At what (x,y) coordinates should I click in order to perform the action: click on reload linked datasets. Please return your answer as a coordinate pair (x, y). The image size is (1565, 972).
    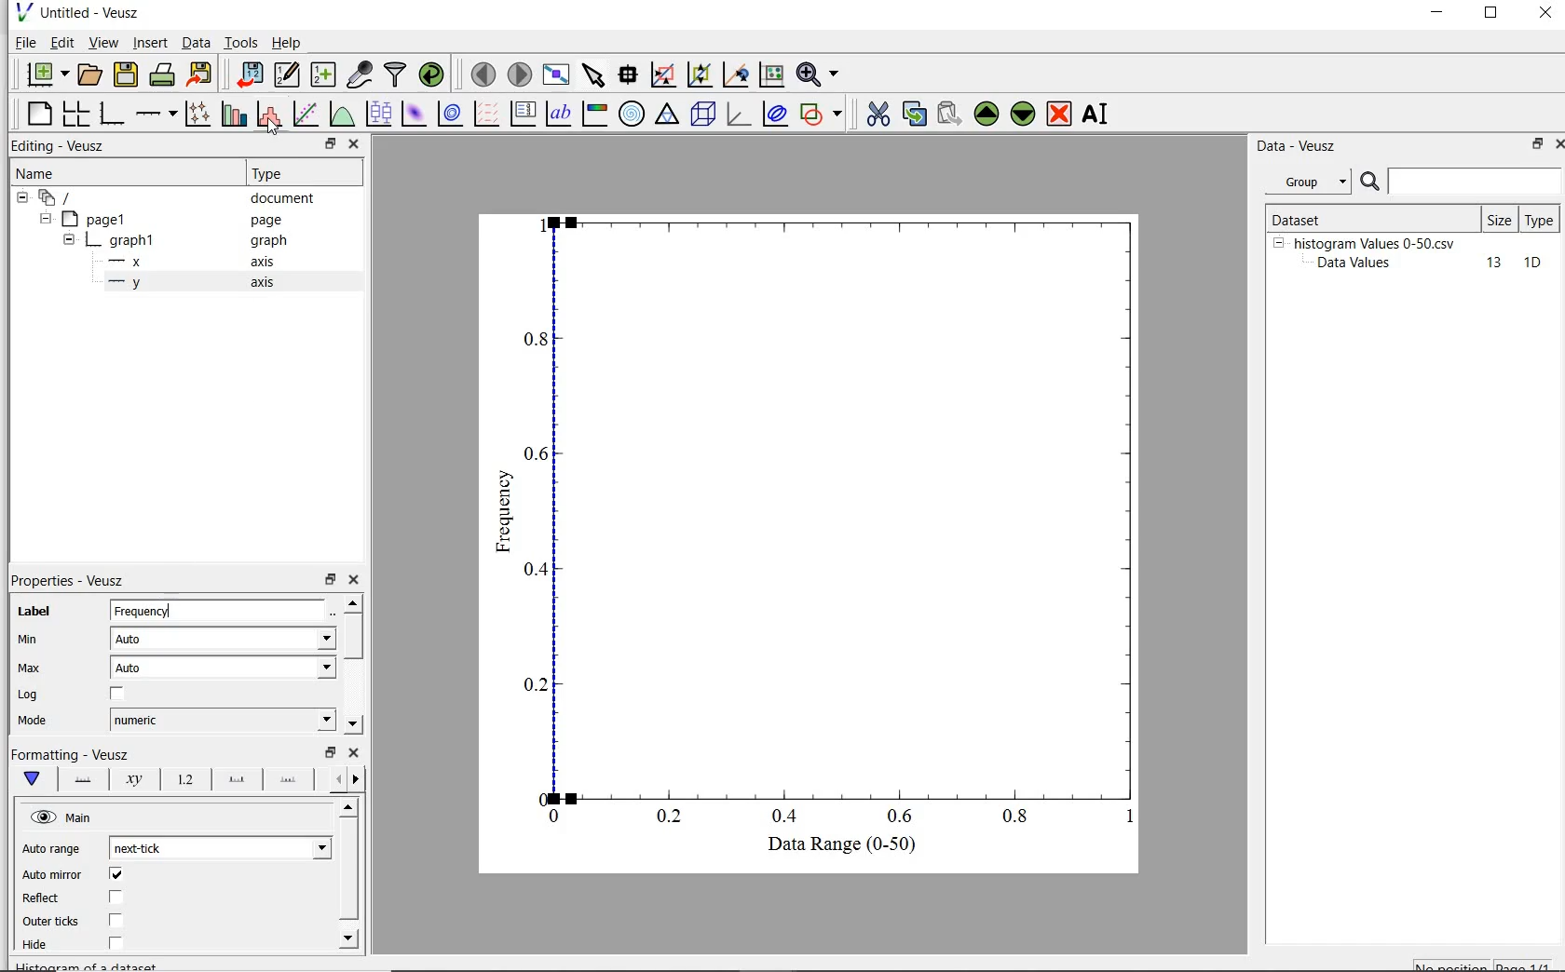
    Looking at the image, I should click on (435, 74).